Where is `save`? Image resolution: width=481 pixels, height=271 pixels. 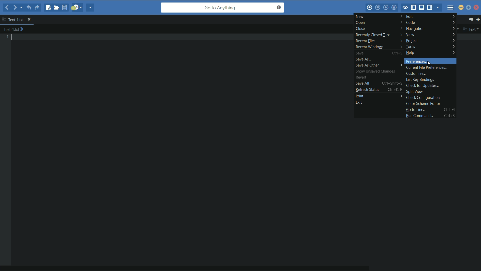 save is located at coordinates (360, 53).